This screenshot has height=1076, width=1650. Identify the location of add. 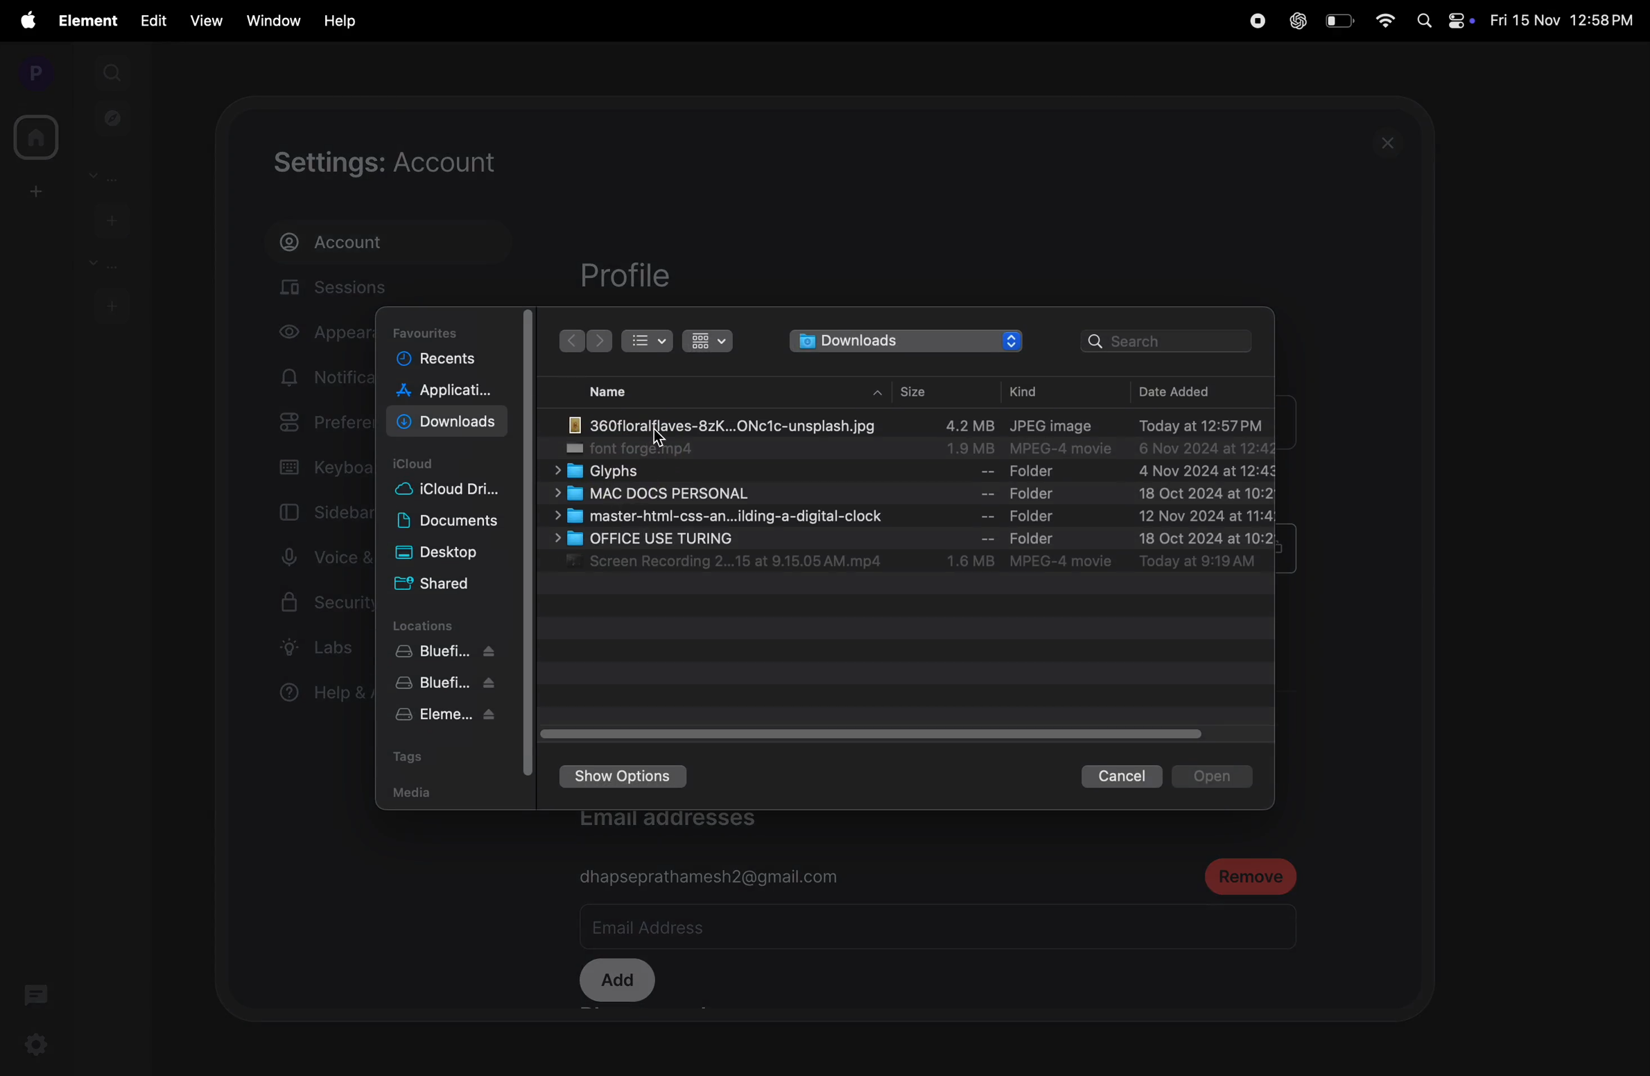
(617, 982).